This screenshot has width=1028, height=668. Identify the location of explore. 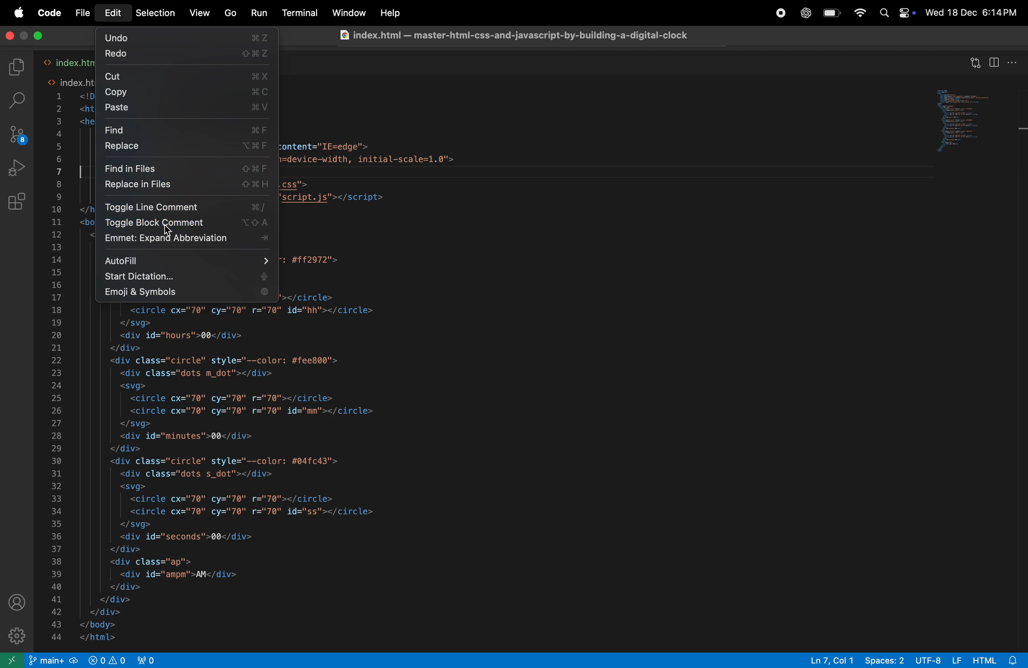
(16, 68).